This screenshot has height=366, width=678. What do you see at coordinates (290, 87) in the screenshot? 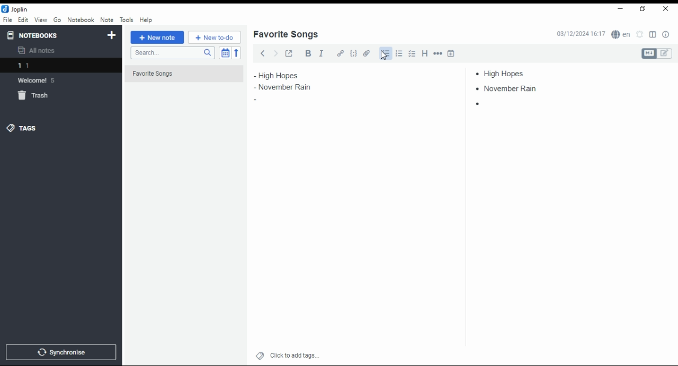
I see `november rain` at bounding box center [290, 87].